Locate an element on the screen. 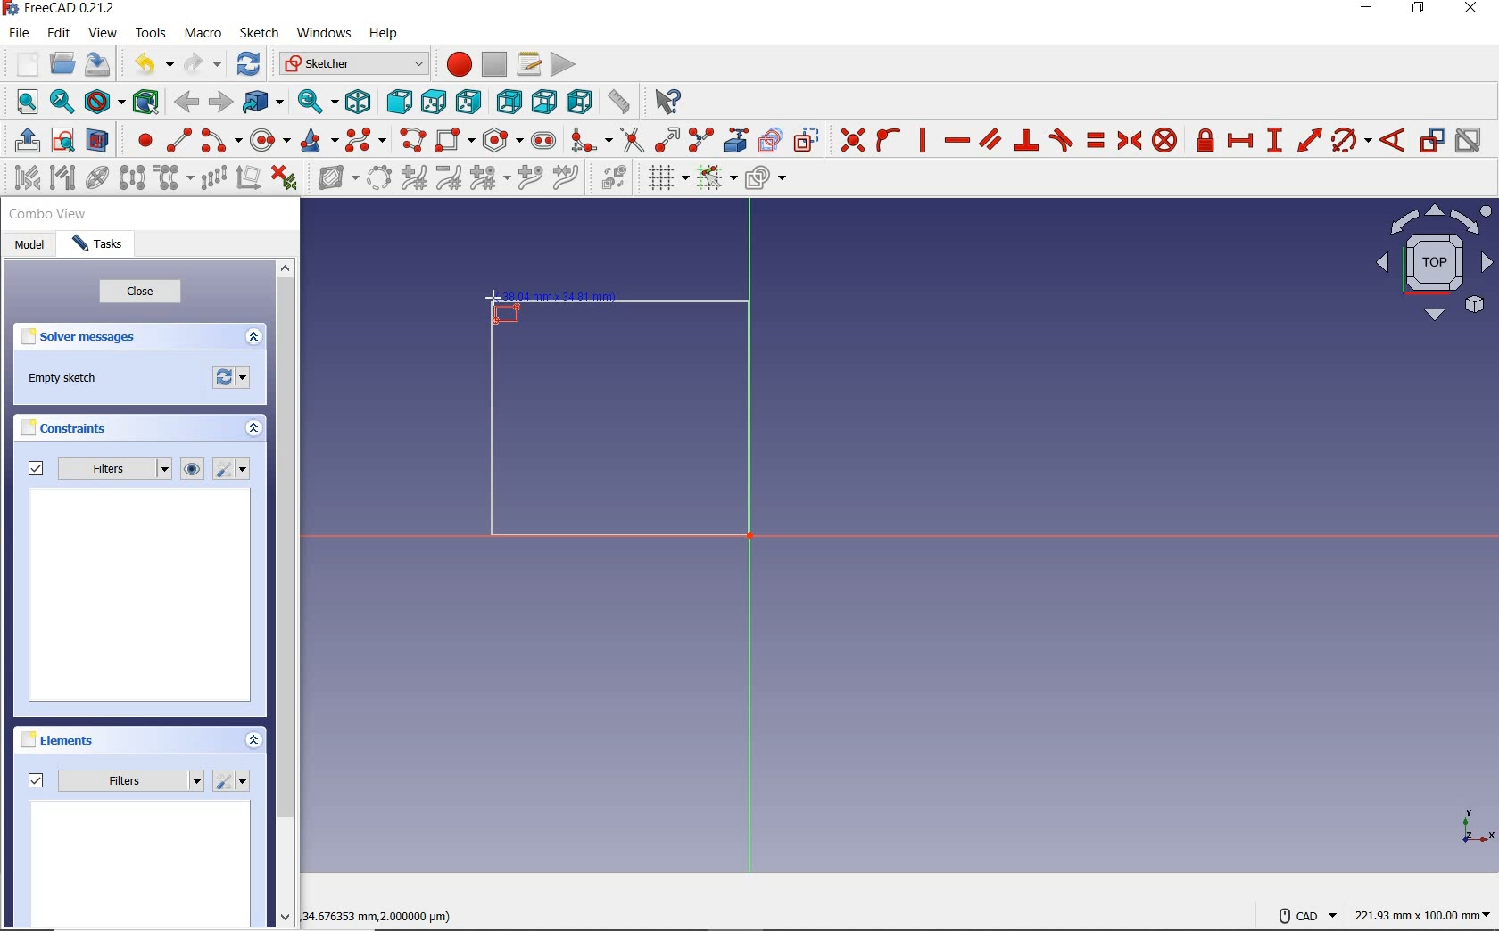 This screenshot has width=1499, height=931. constrain symmetrical is located at coordinates (1129, 140).